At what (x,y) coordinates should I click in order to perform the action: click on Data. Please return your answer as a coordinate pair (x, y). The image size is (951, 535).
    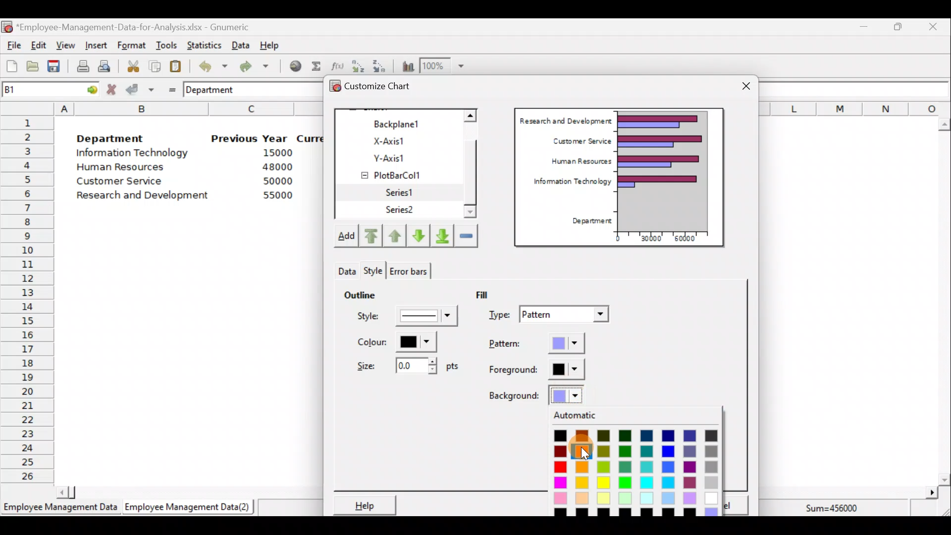
    Looking at the image, I should click on (241, 45).